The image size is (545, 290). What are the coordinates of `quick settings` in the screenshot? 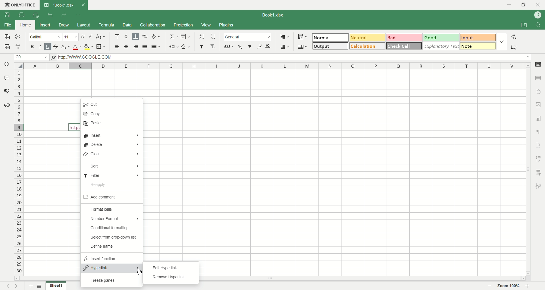 It's located at (79, 14).